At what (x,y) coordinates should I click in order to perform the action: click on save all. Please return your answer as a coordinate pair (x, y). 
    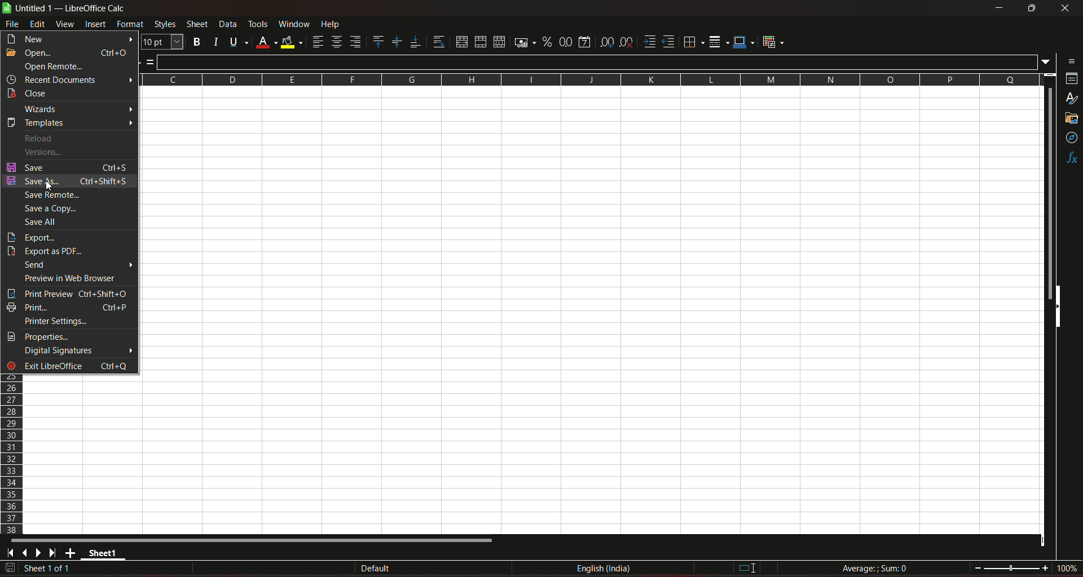
    Looking at the image, I should click on (45, 222).